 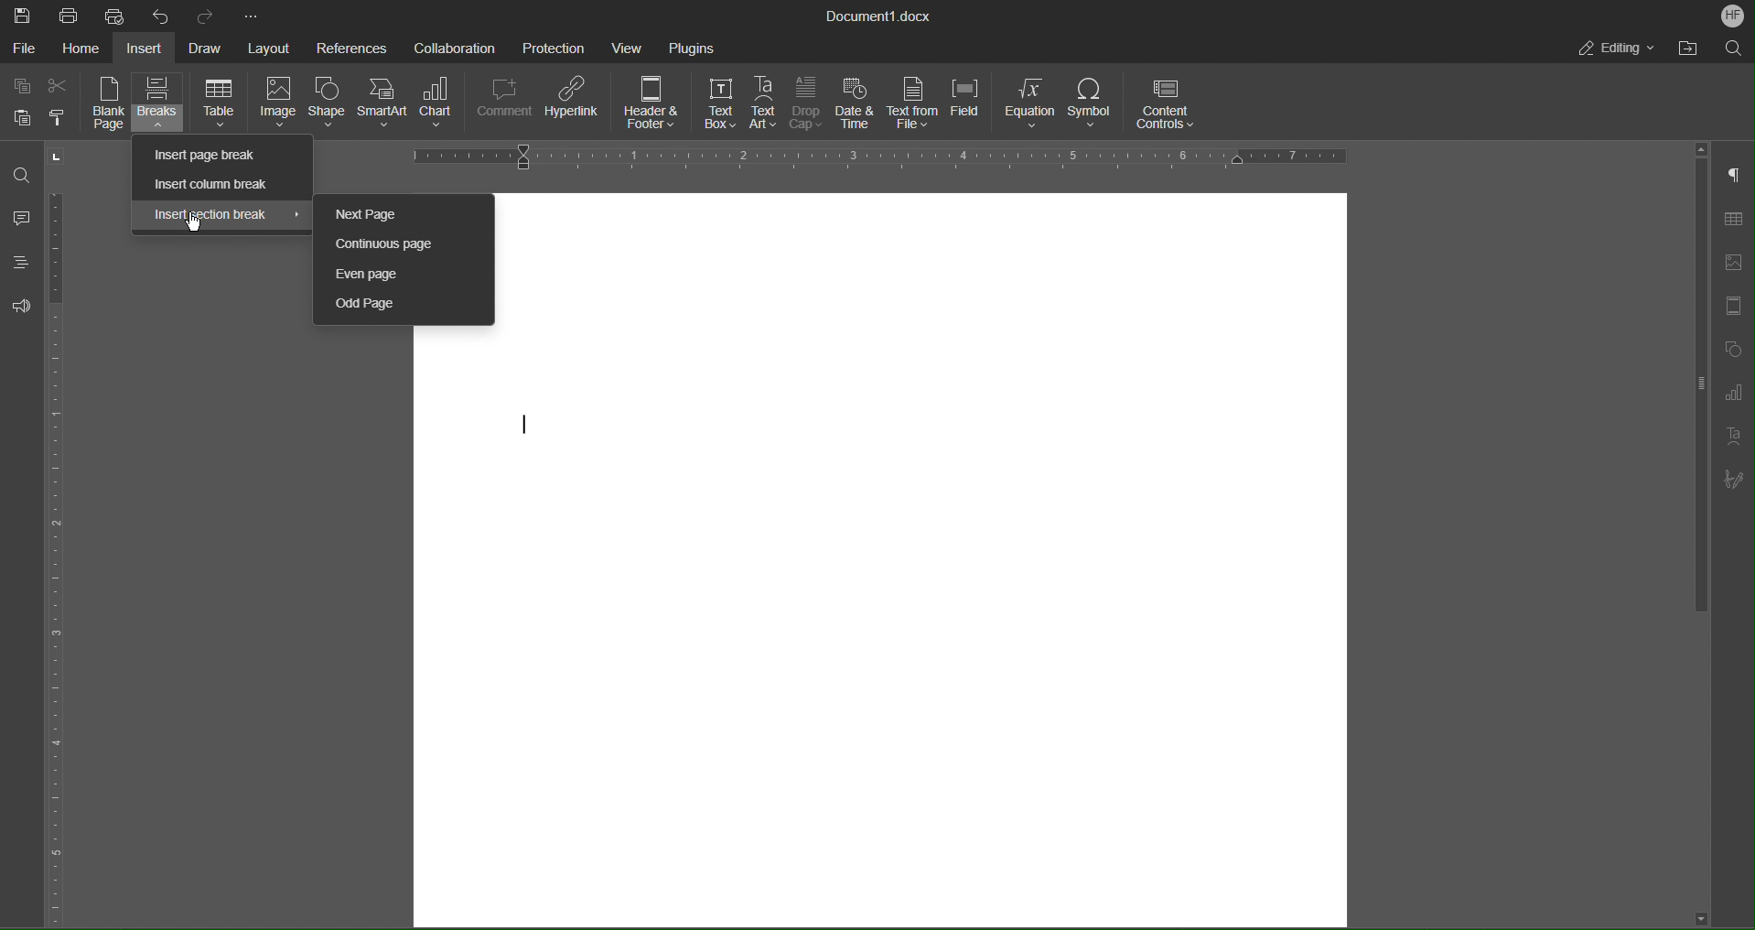 I want to click on Shape Settings, so click(x=1733, y=351).